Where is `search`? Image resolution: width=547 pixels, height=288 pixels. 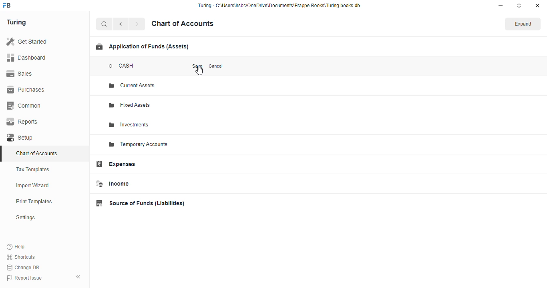 search is located at coordinates (105, 24).